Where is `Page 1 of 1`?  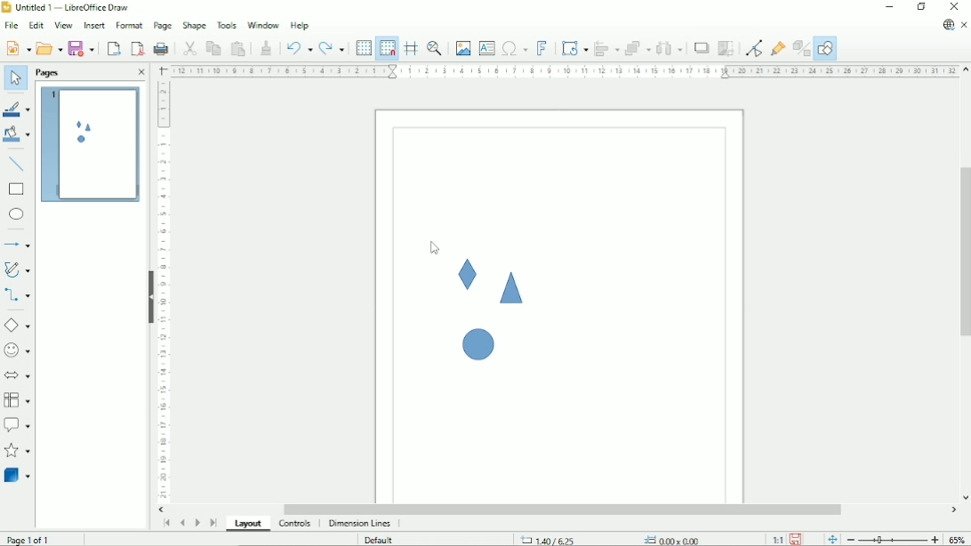
Page 1 of 1 is located at coordinates (28, 540).